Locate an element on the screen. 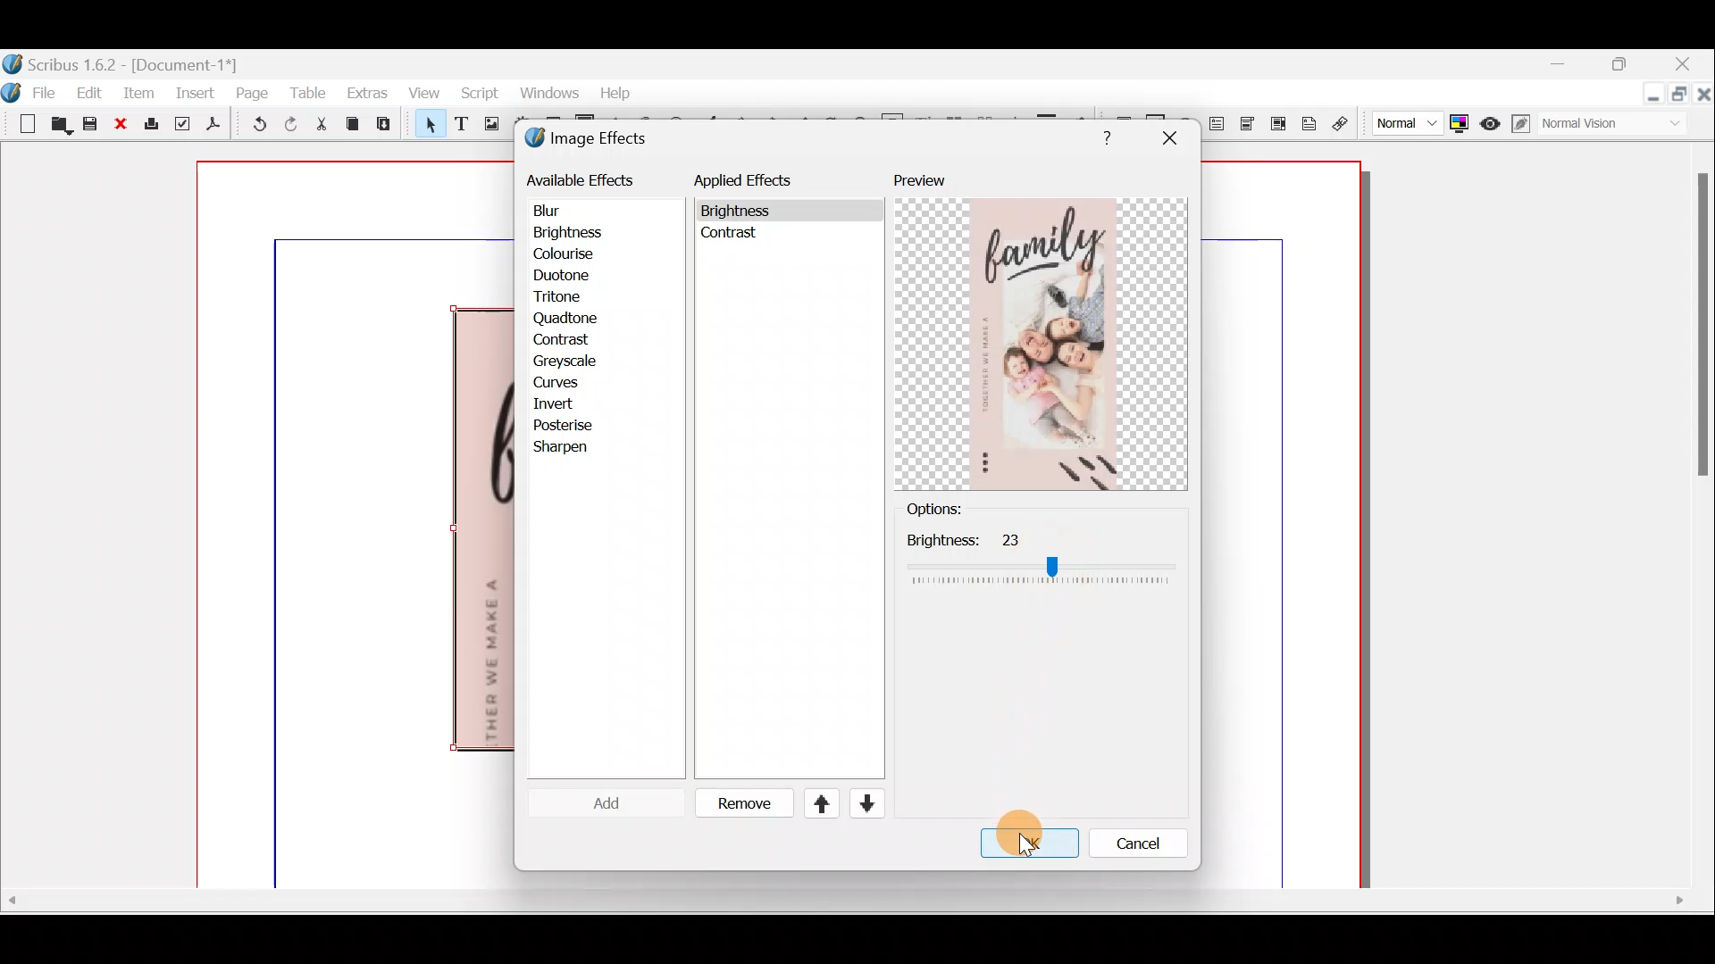 The height and width of the screenshot is (964, 1715). Edit in preview mode is located at coordinates (1525, 124).